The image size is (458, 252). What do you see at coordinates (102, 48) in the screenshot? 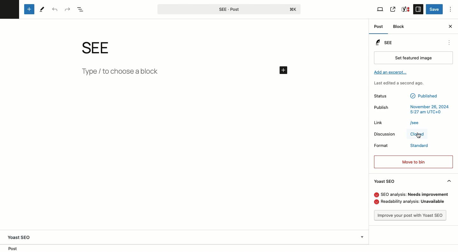
I see `see` at bounding box center [102, 48].